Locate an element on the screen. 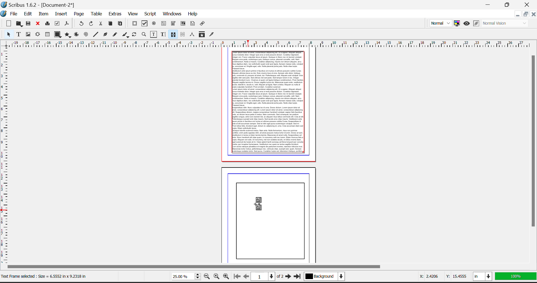  Redo is located at coordinates (92, 24).